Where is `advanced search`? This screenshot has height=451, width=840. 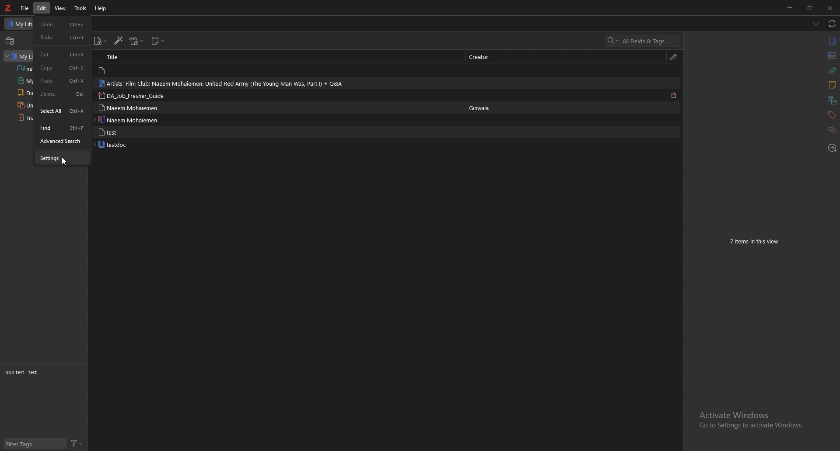 advanced search is located at coordinates (63, 141).